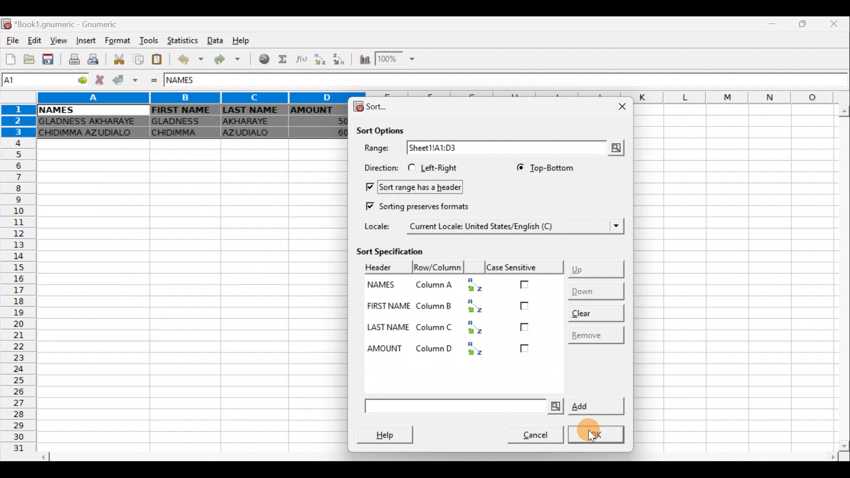 The height and width of the screenshot is (478, 850). I want to click on Formula bar, so click(532, 81).